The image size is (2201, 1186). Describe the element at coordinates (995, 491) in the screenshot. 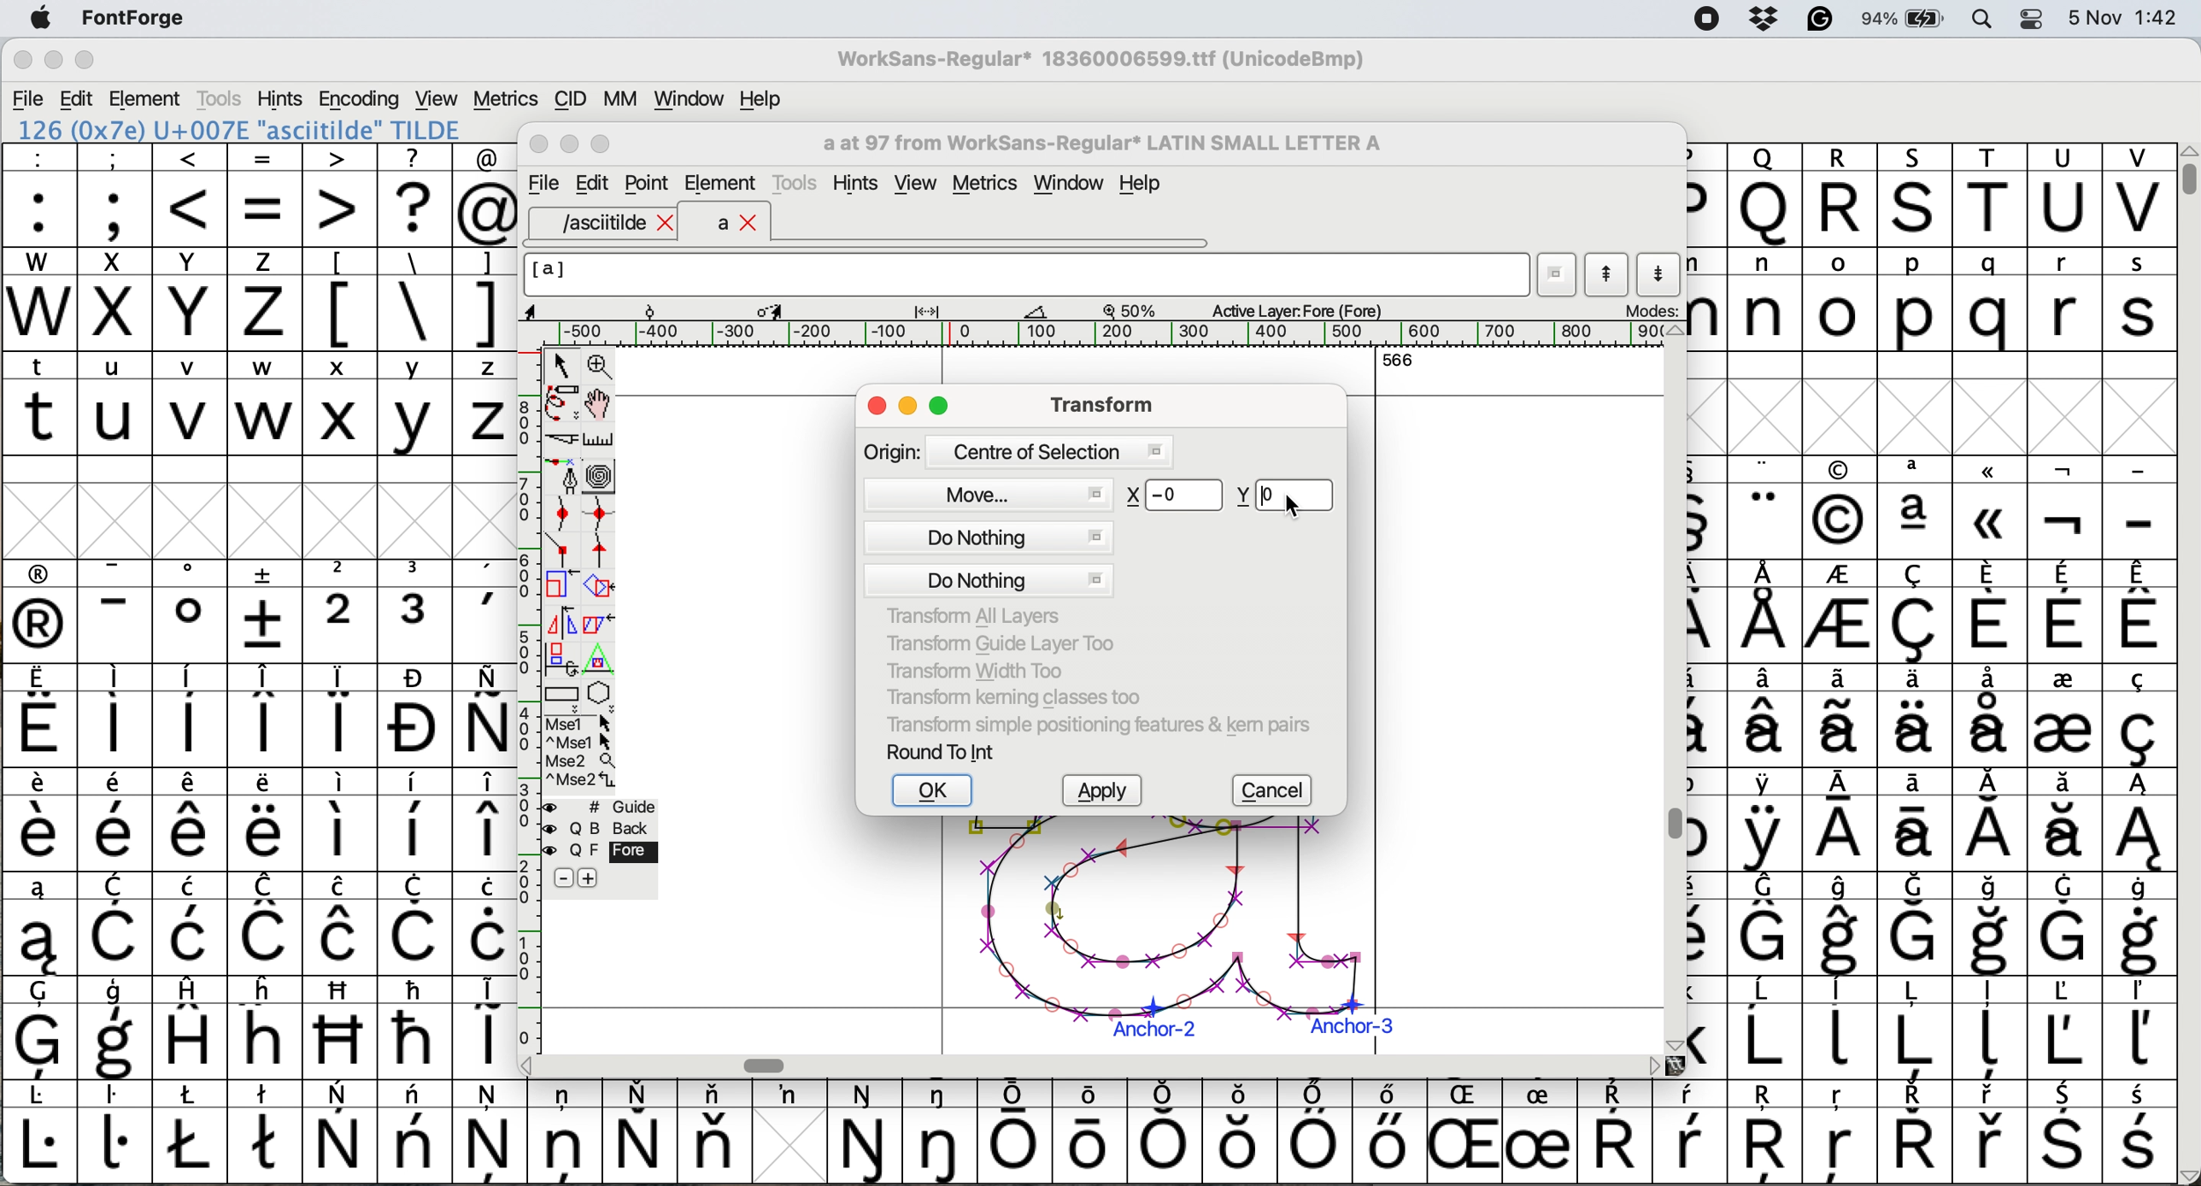

I see `move` at that location.